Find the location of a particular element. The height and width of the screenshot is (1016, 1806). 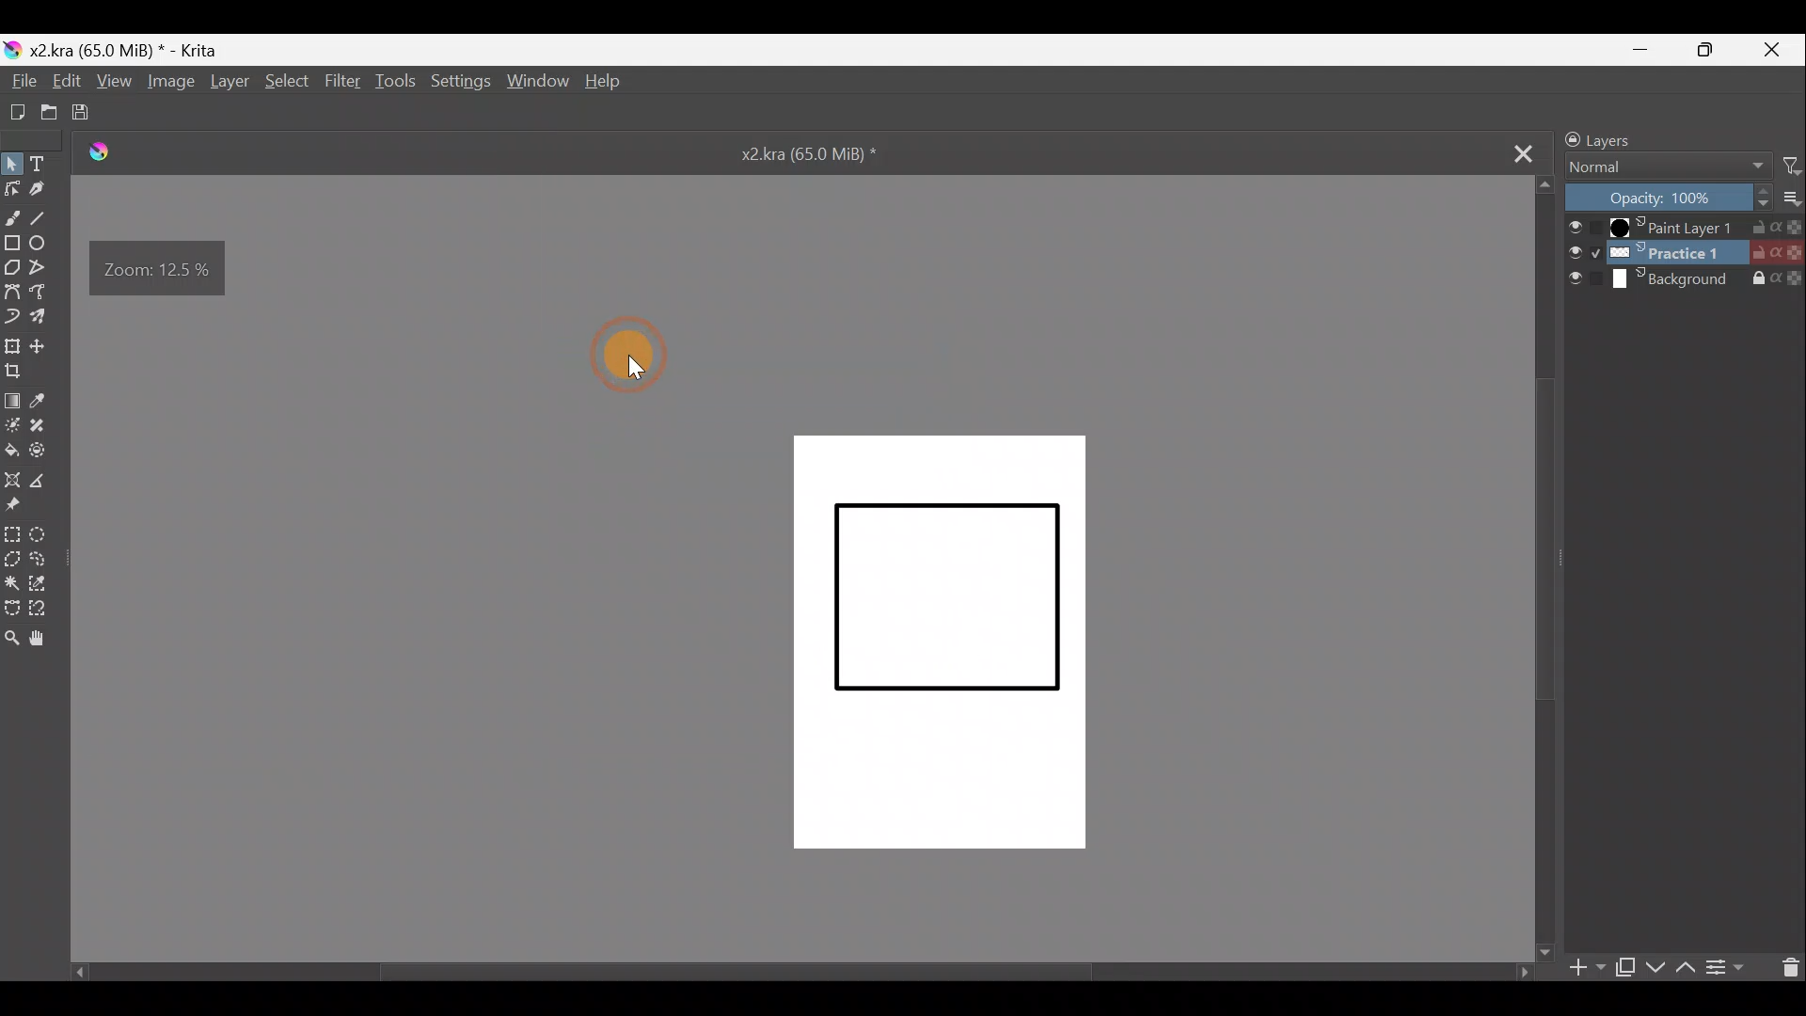

Fill a contiguous area of colour with colour/fill a selection is located at coordinates (11, 451).